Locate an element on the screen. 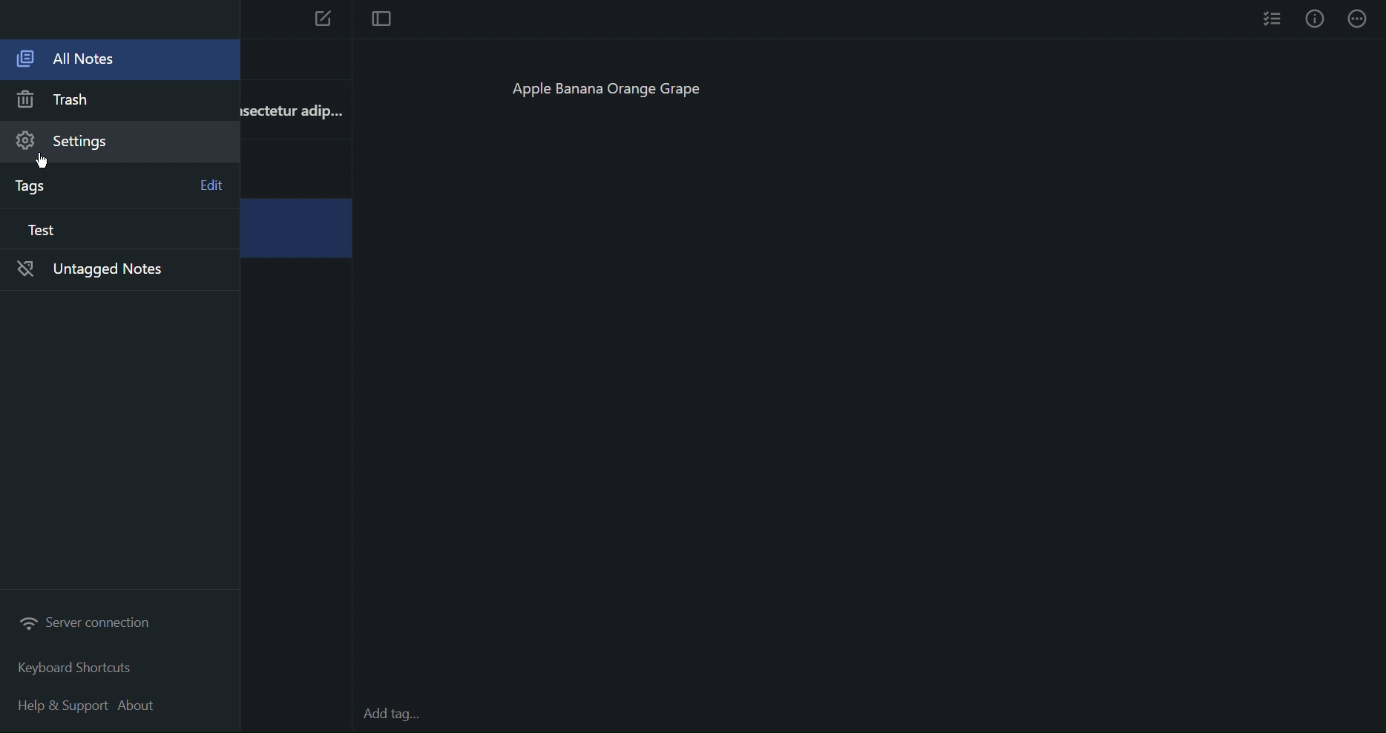 The height and width of the screenshot is (733, 1386). Server connection is located at coordinates (91, 625).